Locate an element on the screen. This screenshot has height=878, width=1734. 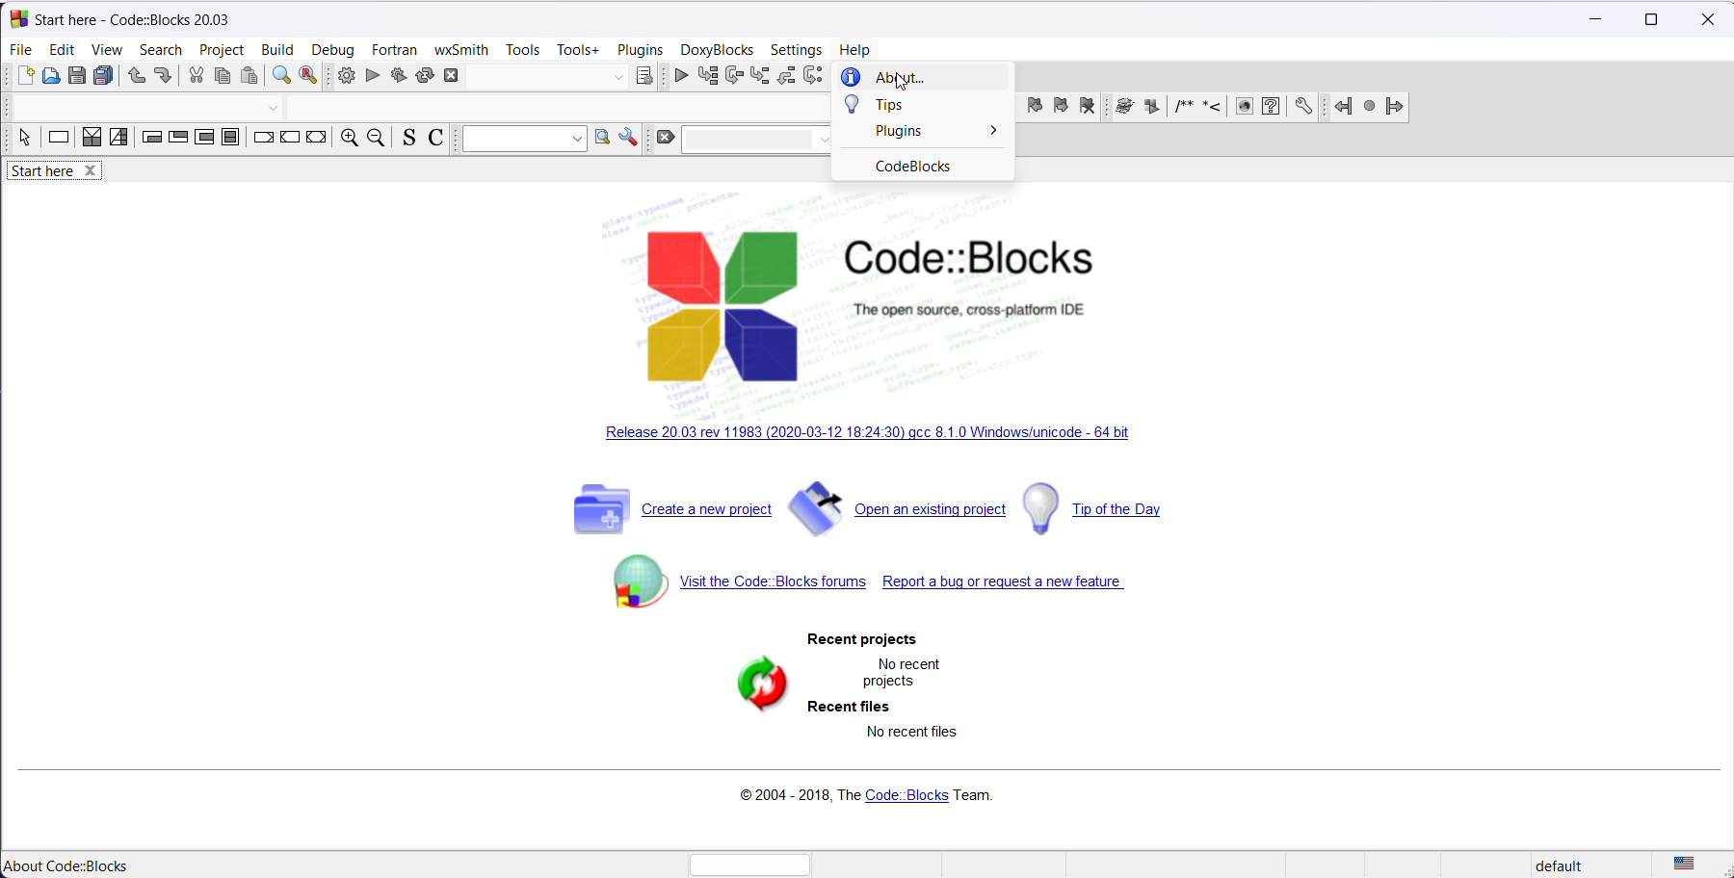
No recent projects is located at coordinates (907, 672).